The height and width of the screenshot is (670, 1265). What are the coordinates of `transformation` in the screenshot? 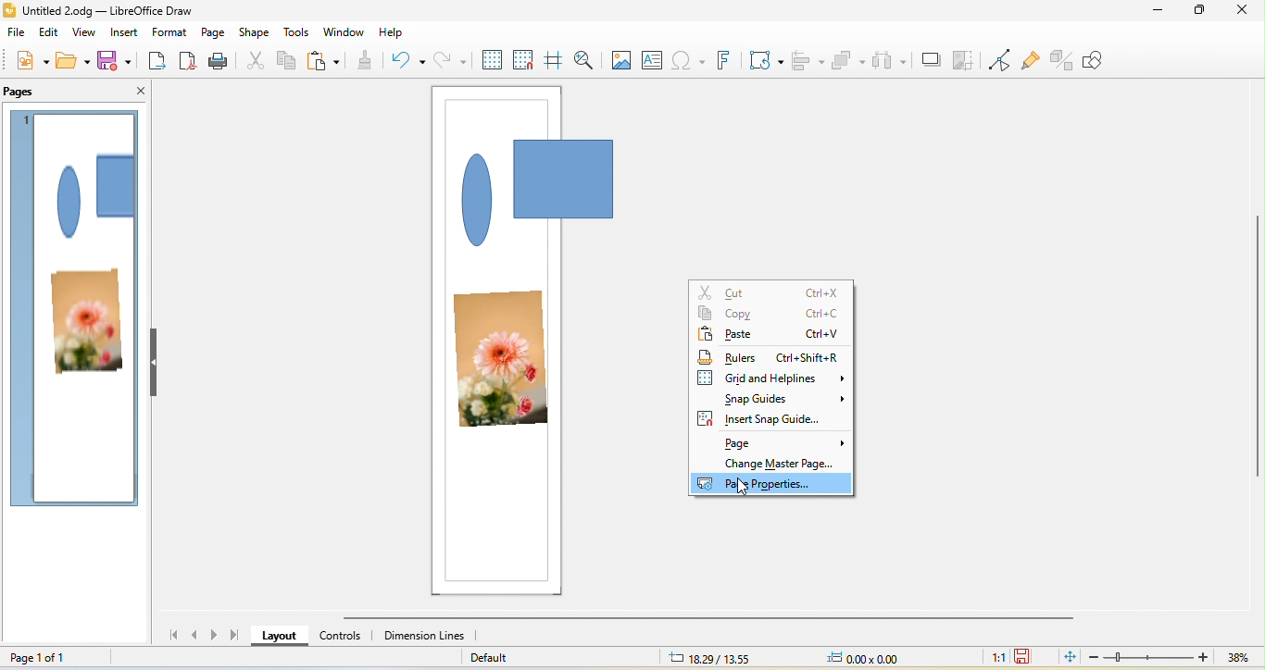 It's located at (768, 60).